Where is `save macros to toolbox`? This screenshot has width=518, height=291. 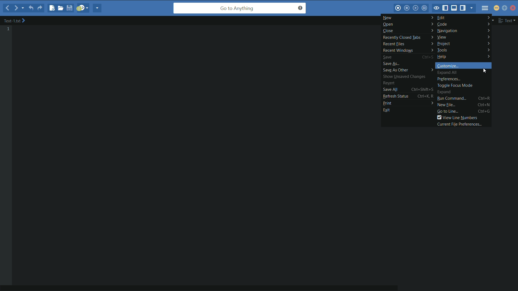 save macros to toolbox is located at coordinates (425, 8).